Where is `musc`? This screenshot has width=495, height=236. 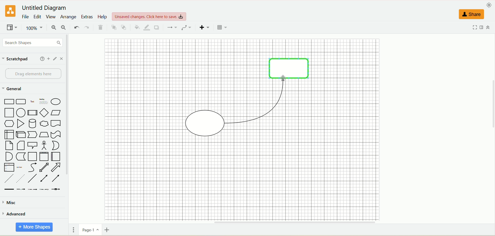 musc is located at coordinates (9, 202).